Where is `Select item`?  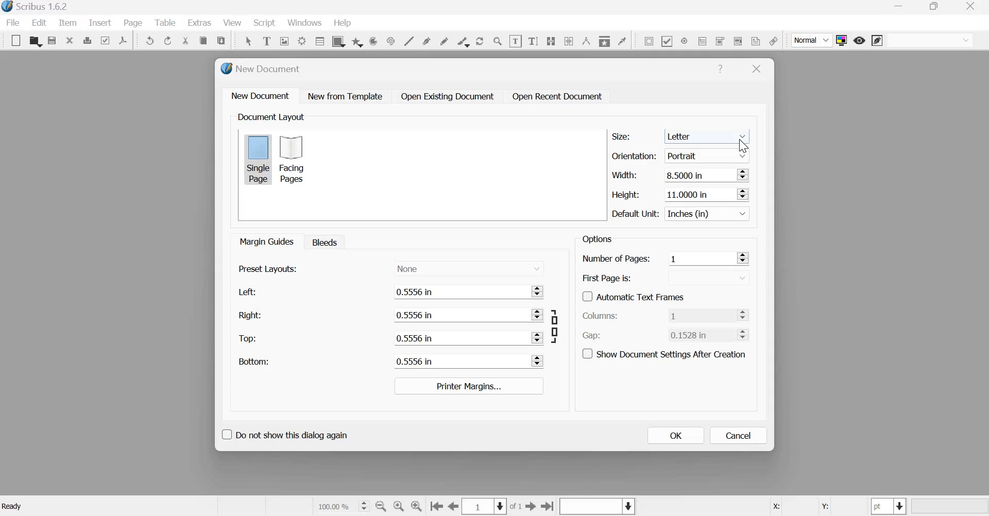
Select item is located at coordinates (248, 40).